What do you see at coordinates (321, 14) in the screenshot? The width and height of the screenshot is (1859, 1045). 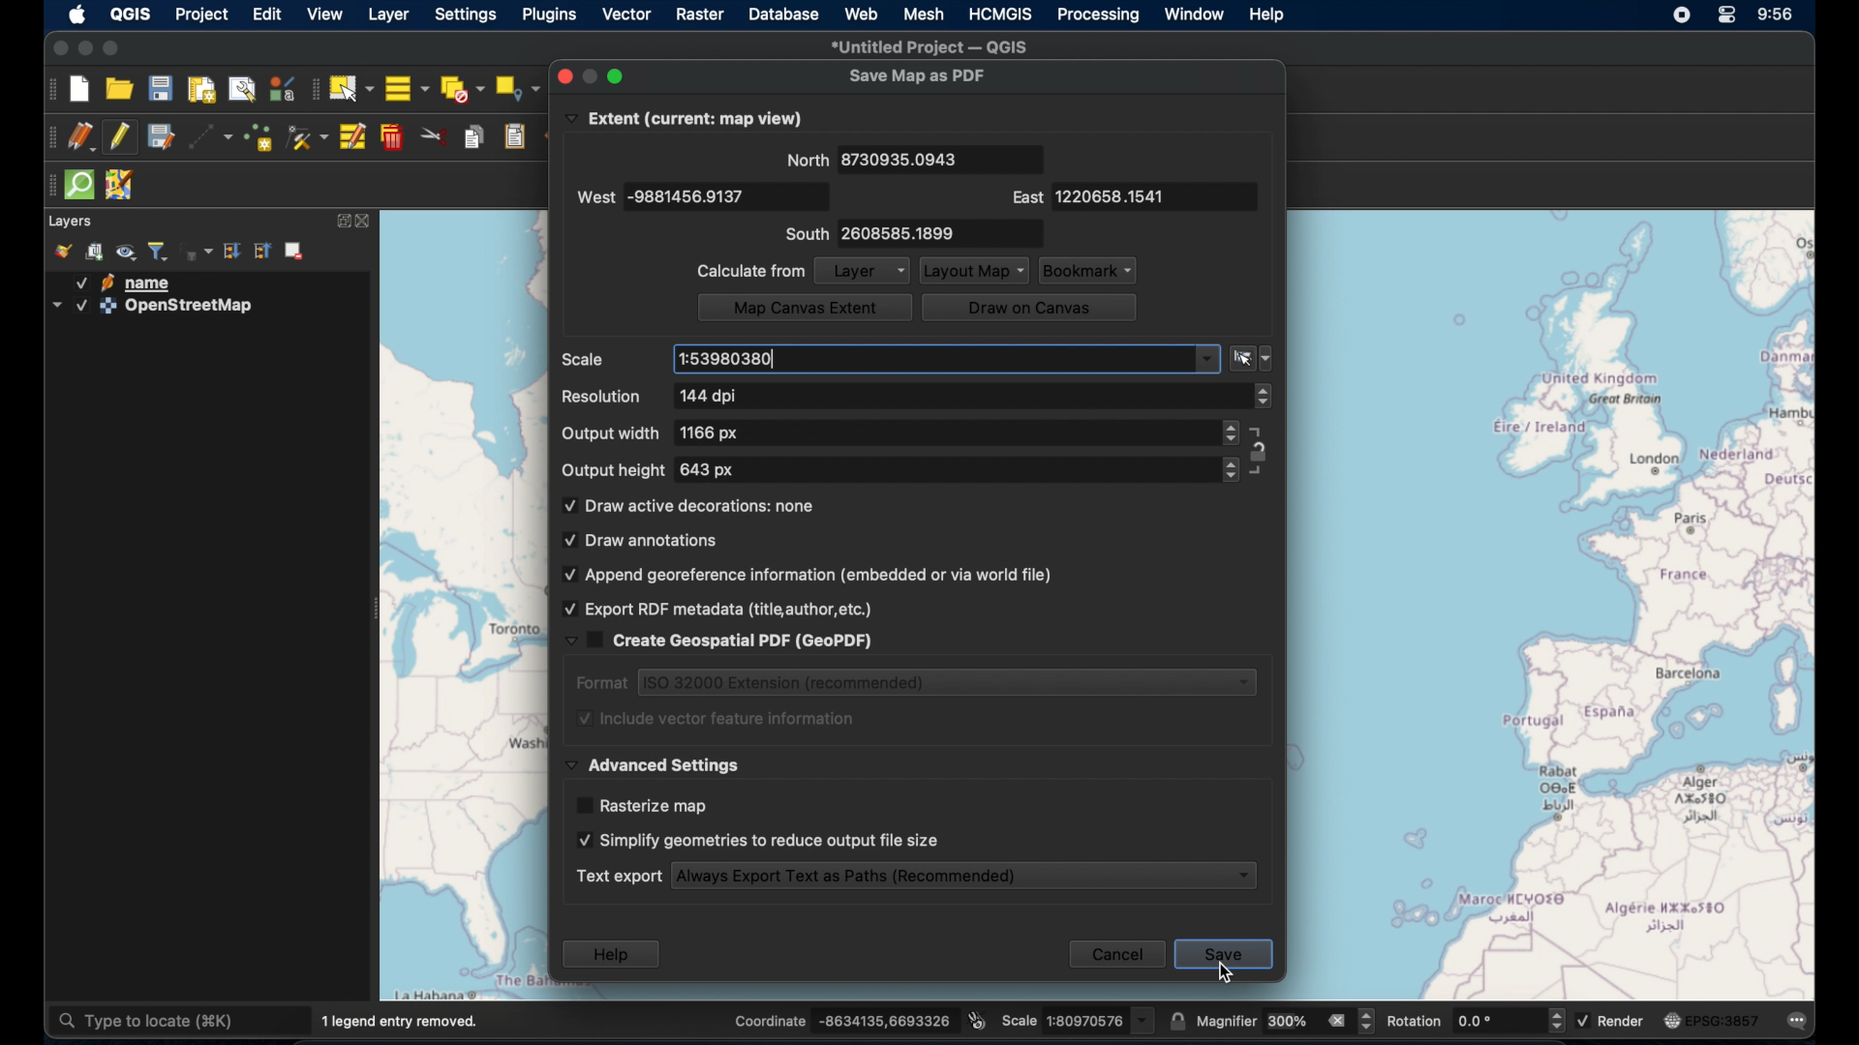 I see `view` at bounding box center [321, 14].